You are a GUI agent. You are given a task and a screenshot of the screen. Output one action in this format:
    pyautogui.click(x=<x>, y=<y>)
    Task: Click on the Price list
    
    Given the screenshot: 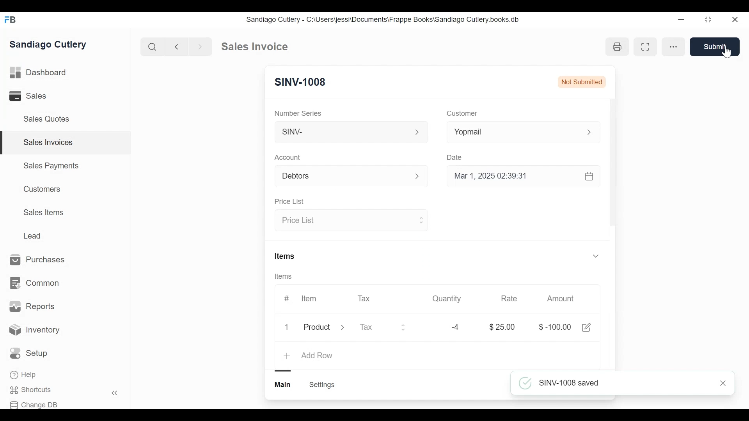 What is the action you would take?
    pyautogui.click(x=289, y=201)
    